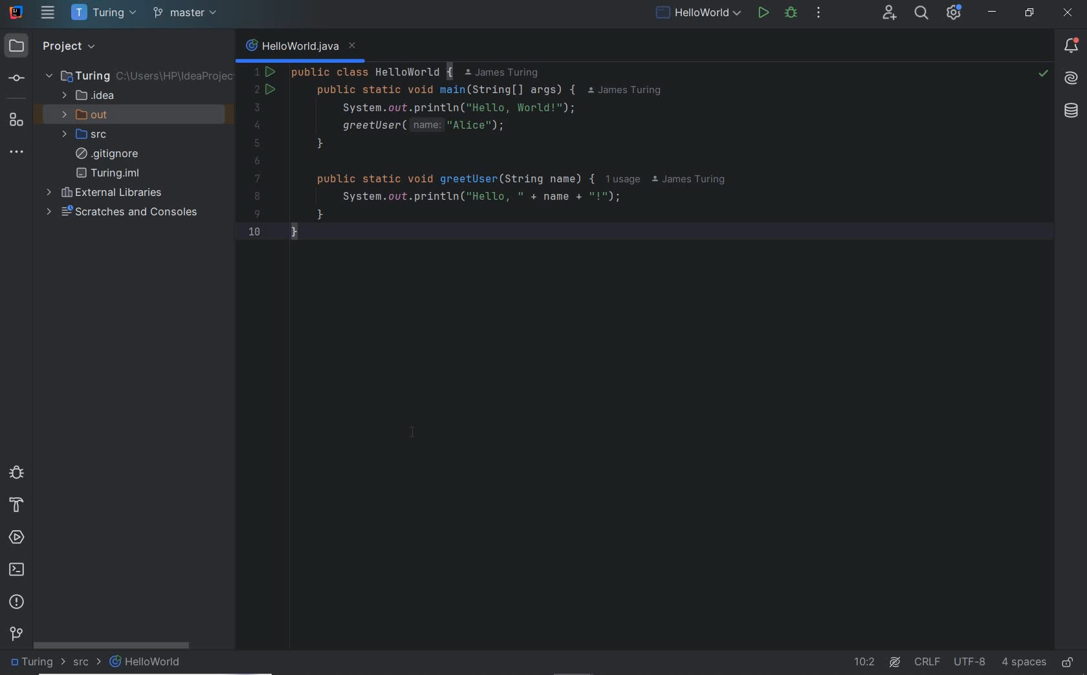 The height and width of the screenshot is (675, 1087). Describe the element at coordinates (103, 14) in the screenshot. I see `Turing(project name)` at that location.